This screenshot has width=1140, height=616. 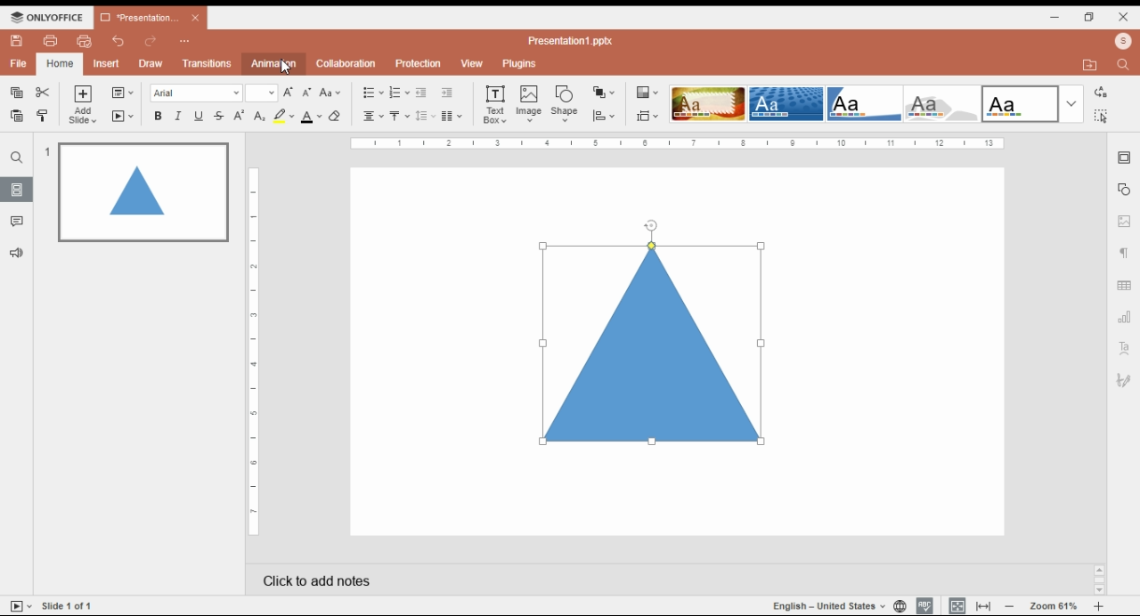 What do you see at coordinates (18, 190) in the screenshot?
I see `slides` at bounding box center [18, 190].